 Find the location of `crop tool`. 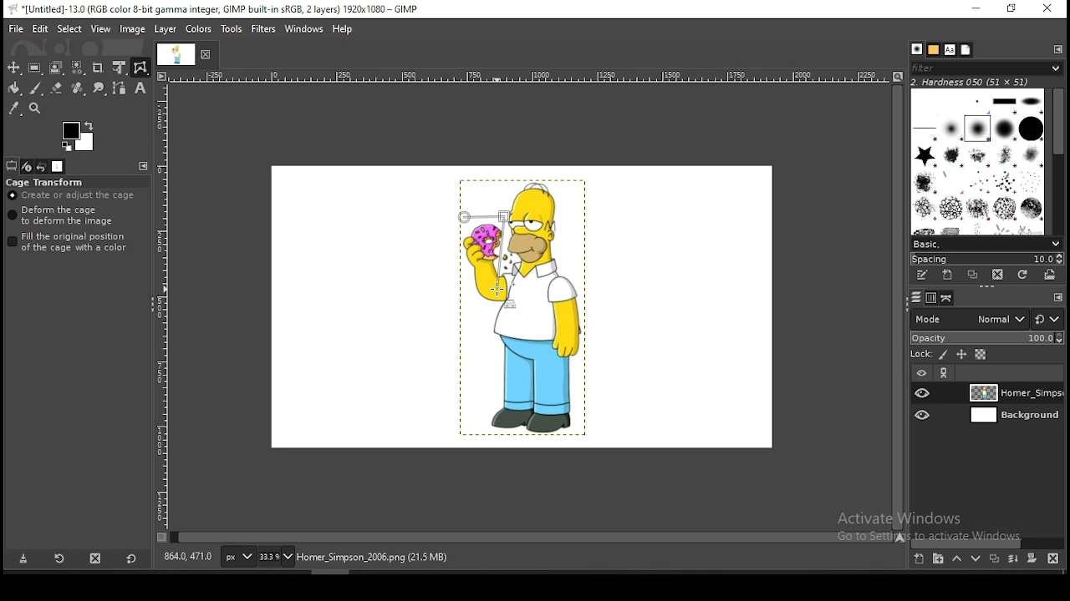

crop tool is located at coordinates (99, 68).